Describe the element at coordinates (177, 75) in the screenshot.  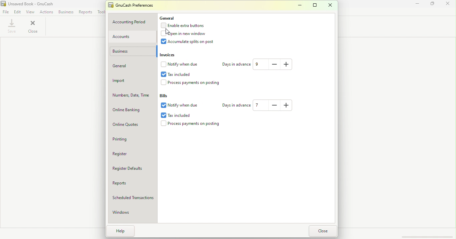
I see `Tax included` at that location.